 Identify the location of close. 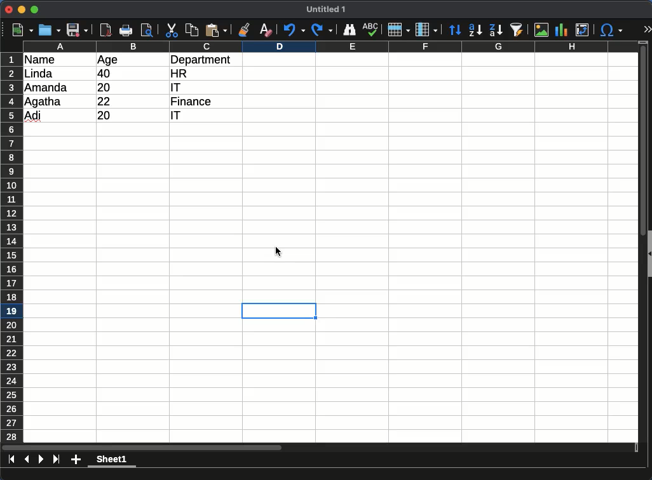
(9, 10).